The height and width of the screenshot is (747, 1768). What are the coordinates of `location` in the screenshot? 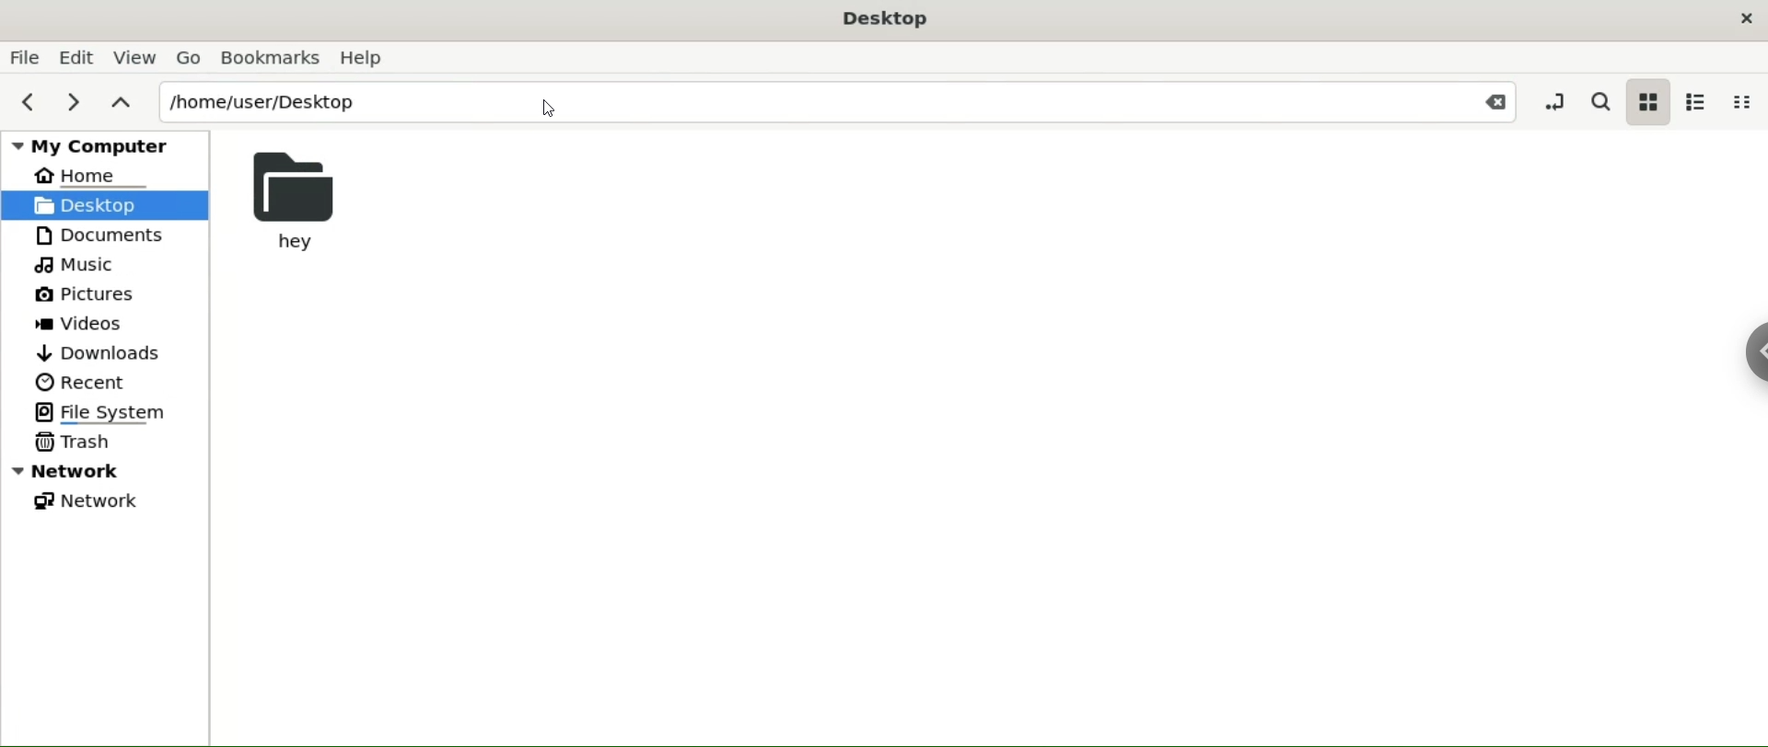 It's located at (842, 101).